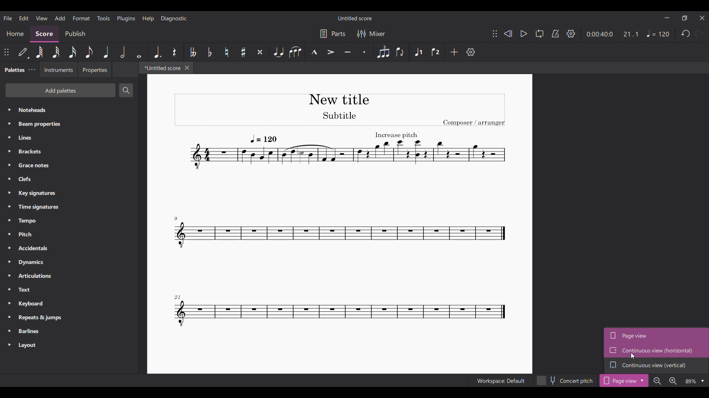 The image size is (709, 398). I want to click on Workspace: Default, so click(500, 380).